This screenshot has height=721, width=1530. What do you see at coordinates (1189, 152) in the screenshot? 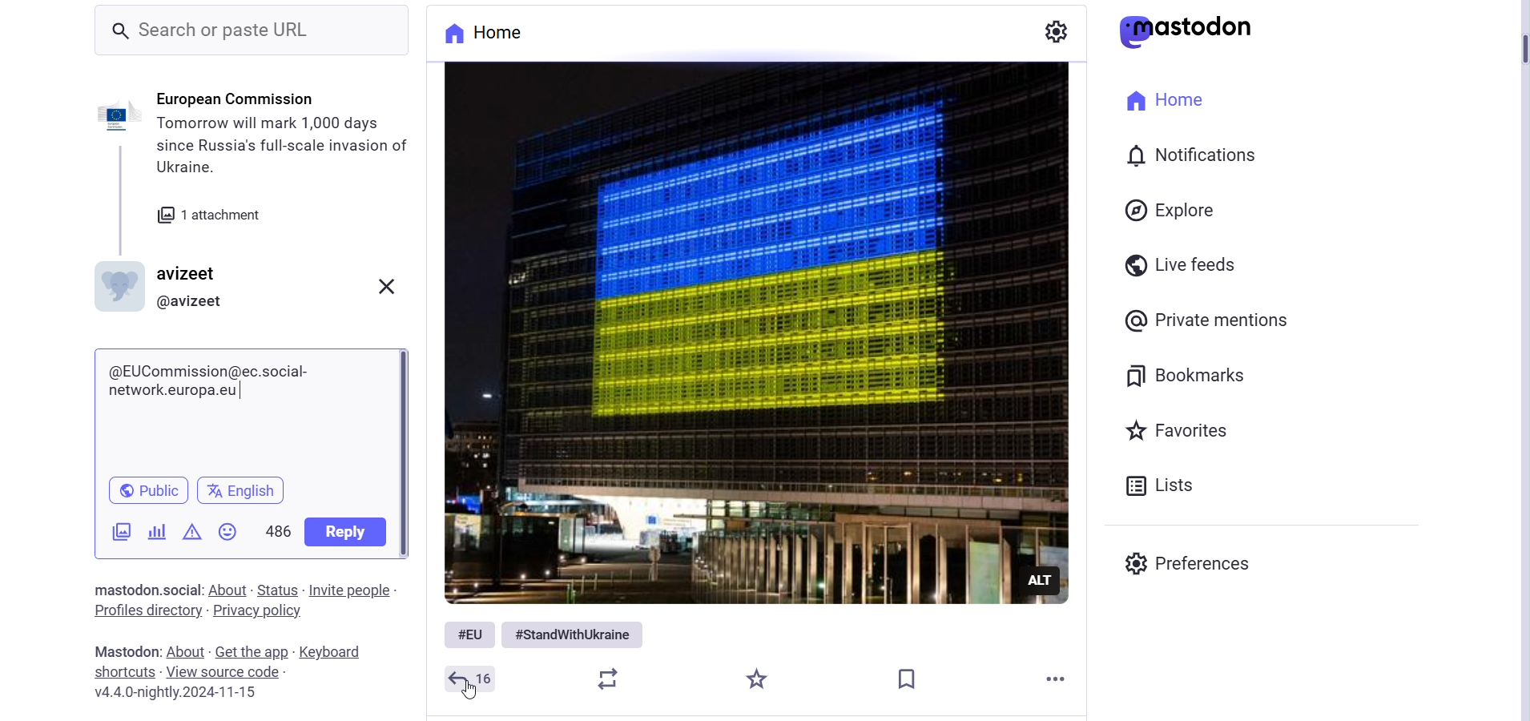
I see `Notification` at bounding box center [1189, 152].